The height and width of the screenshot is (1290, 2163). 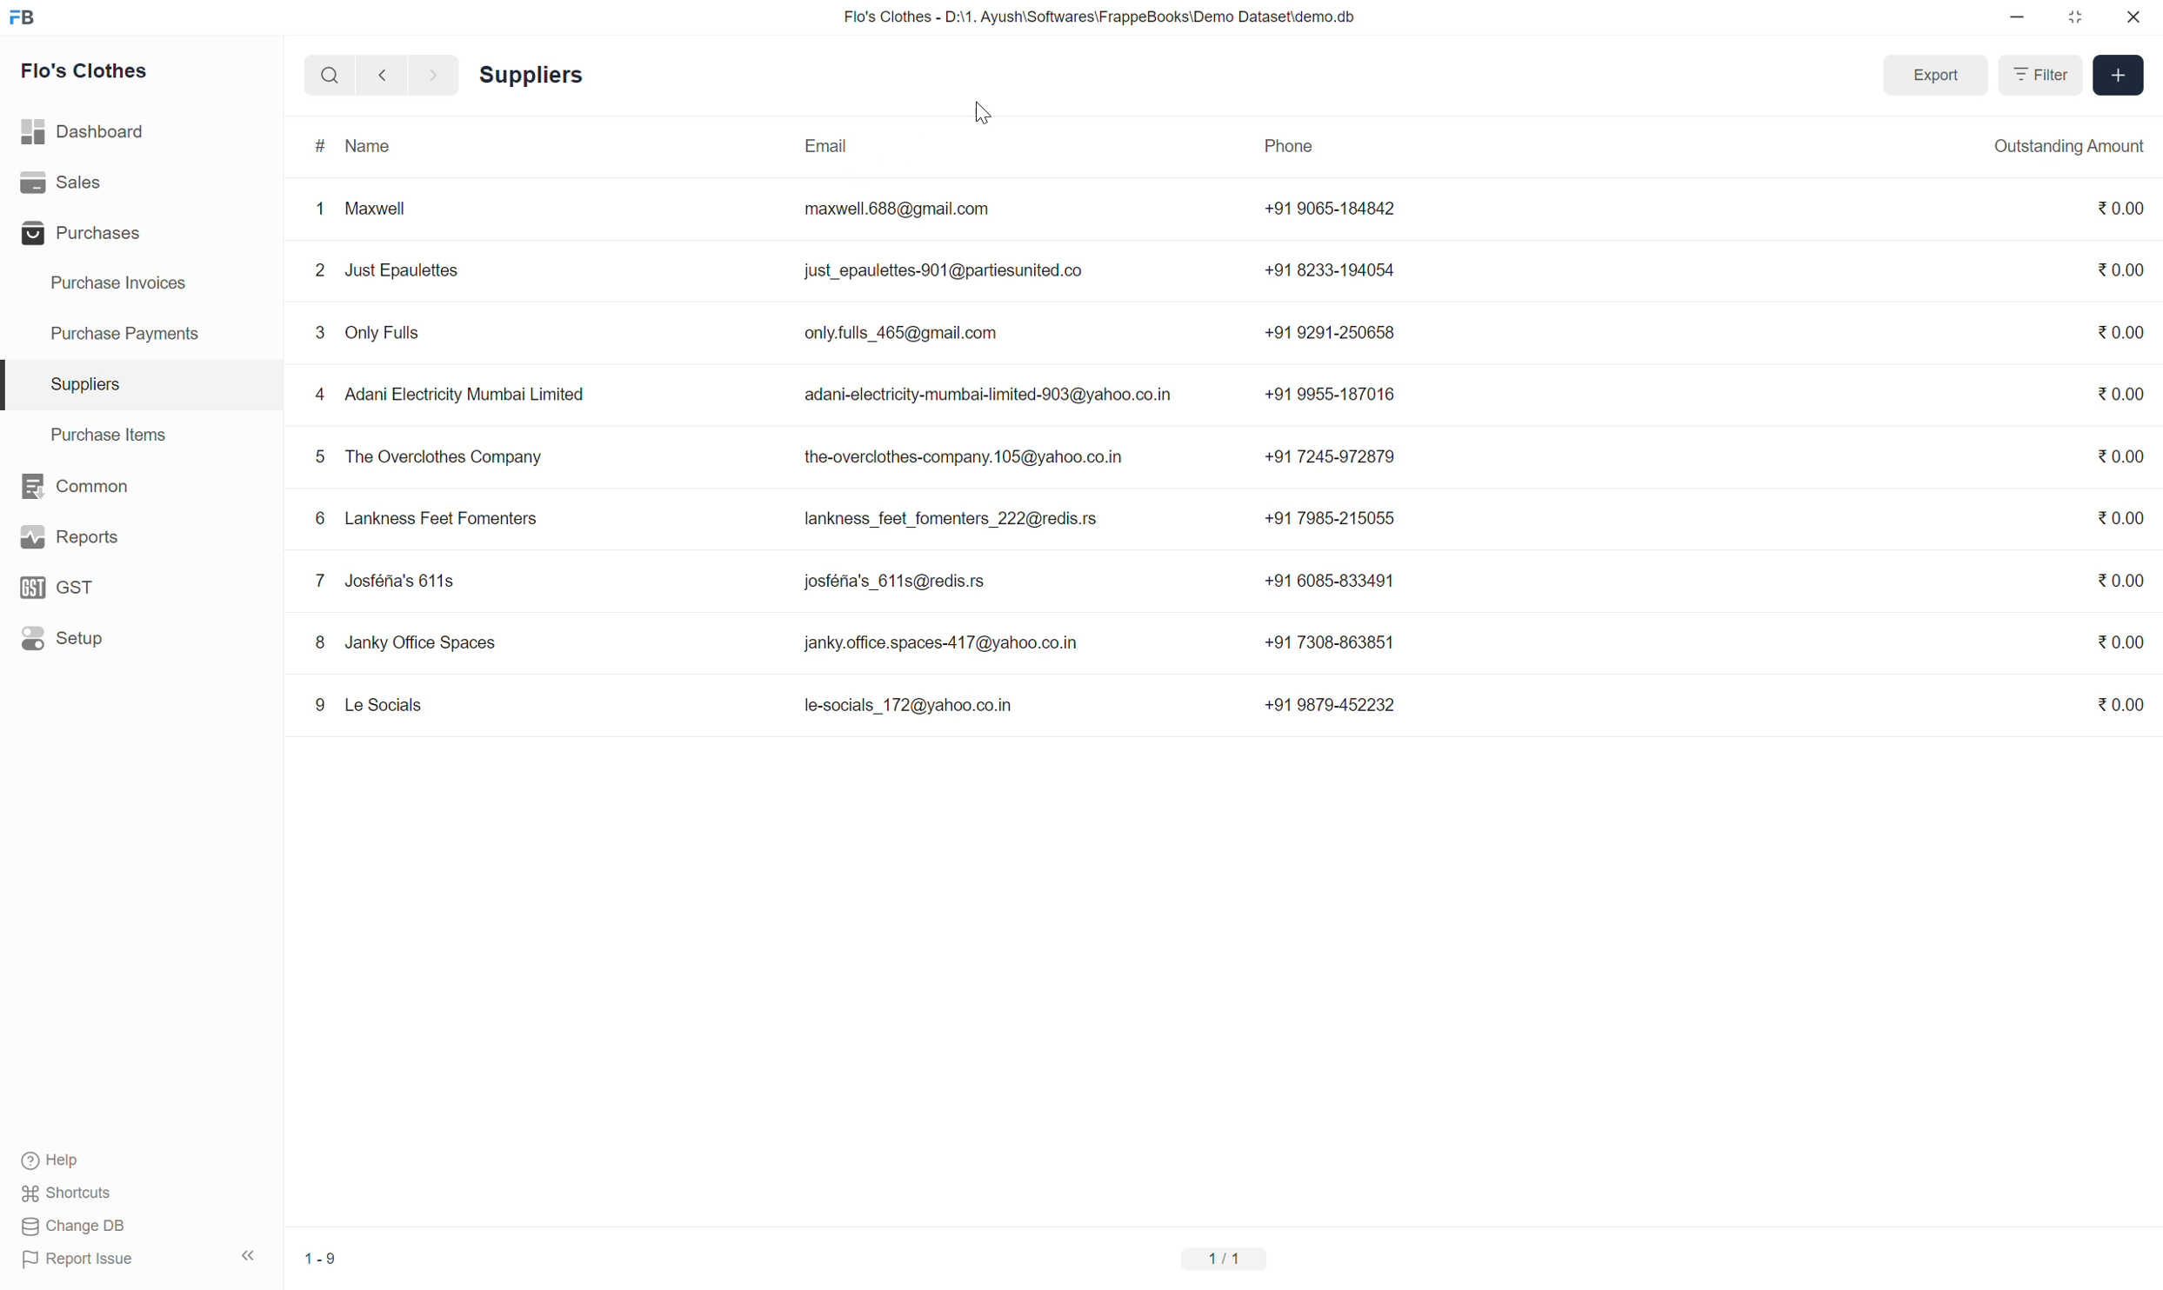 I want to click on Help, so click(x=52, y=1162).